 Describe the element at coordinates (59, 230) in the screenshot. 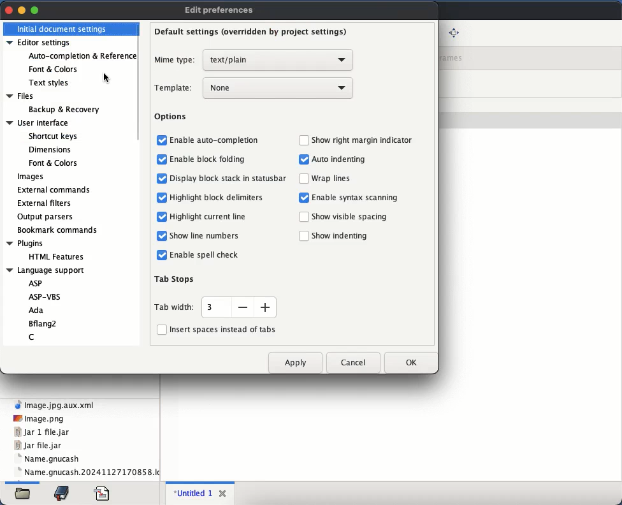

I see `bookmark commands` at that location.